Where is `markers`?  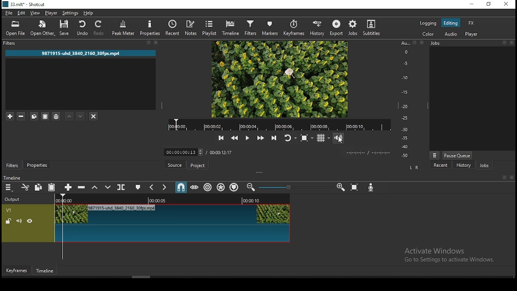
markers is located at coordinates (269, 27).